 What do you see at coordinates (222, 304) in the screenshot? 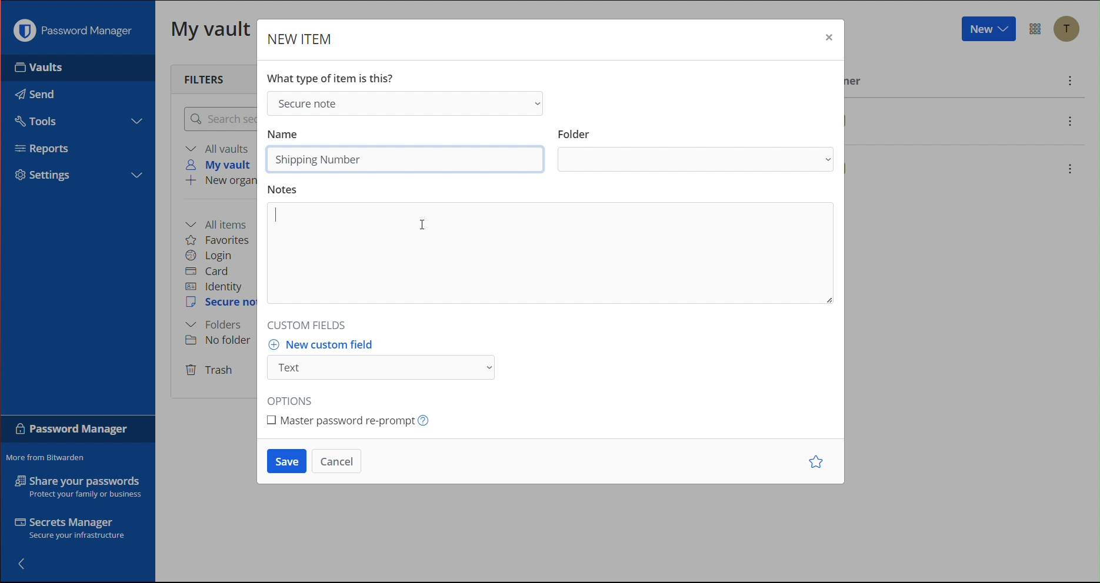
I see `Secure note` at bounding box center [222, 304].